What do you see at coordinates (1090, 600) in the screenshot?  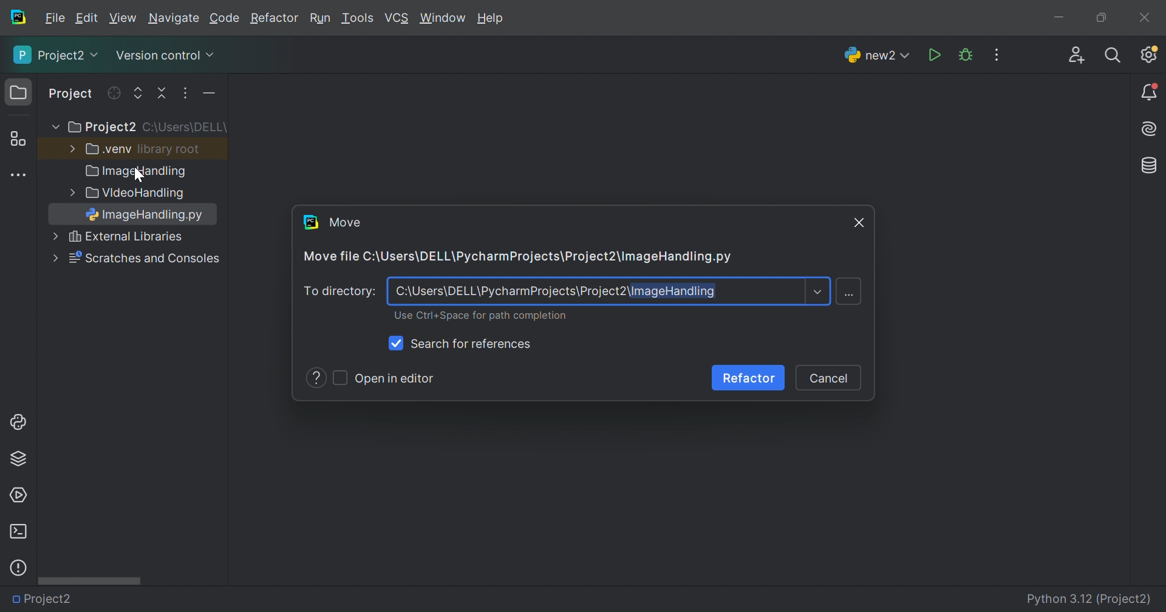 I see `Python 3.12 (Project2)` at bounding box center [1090, 600].